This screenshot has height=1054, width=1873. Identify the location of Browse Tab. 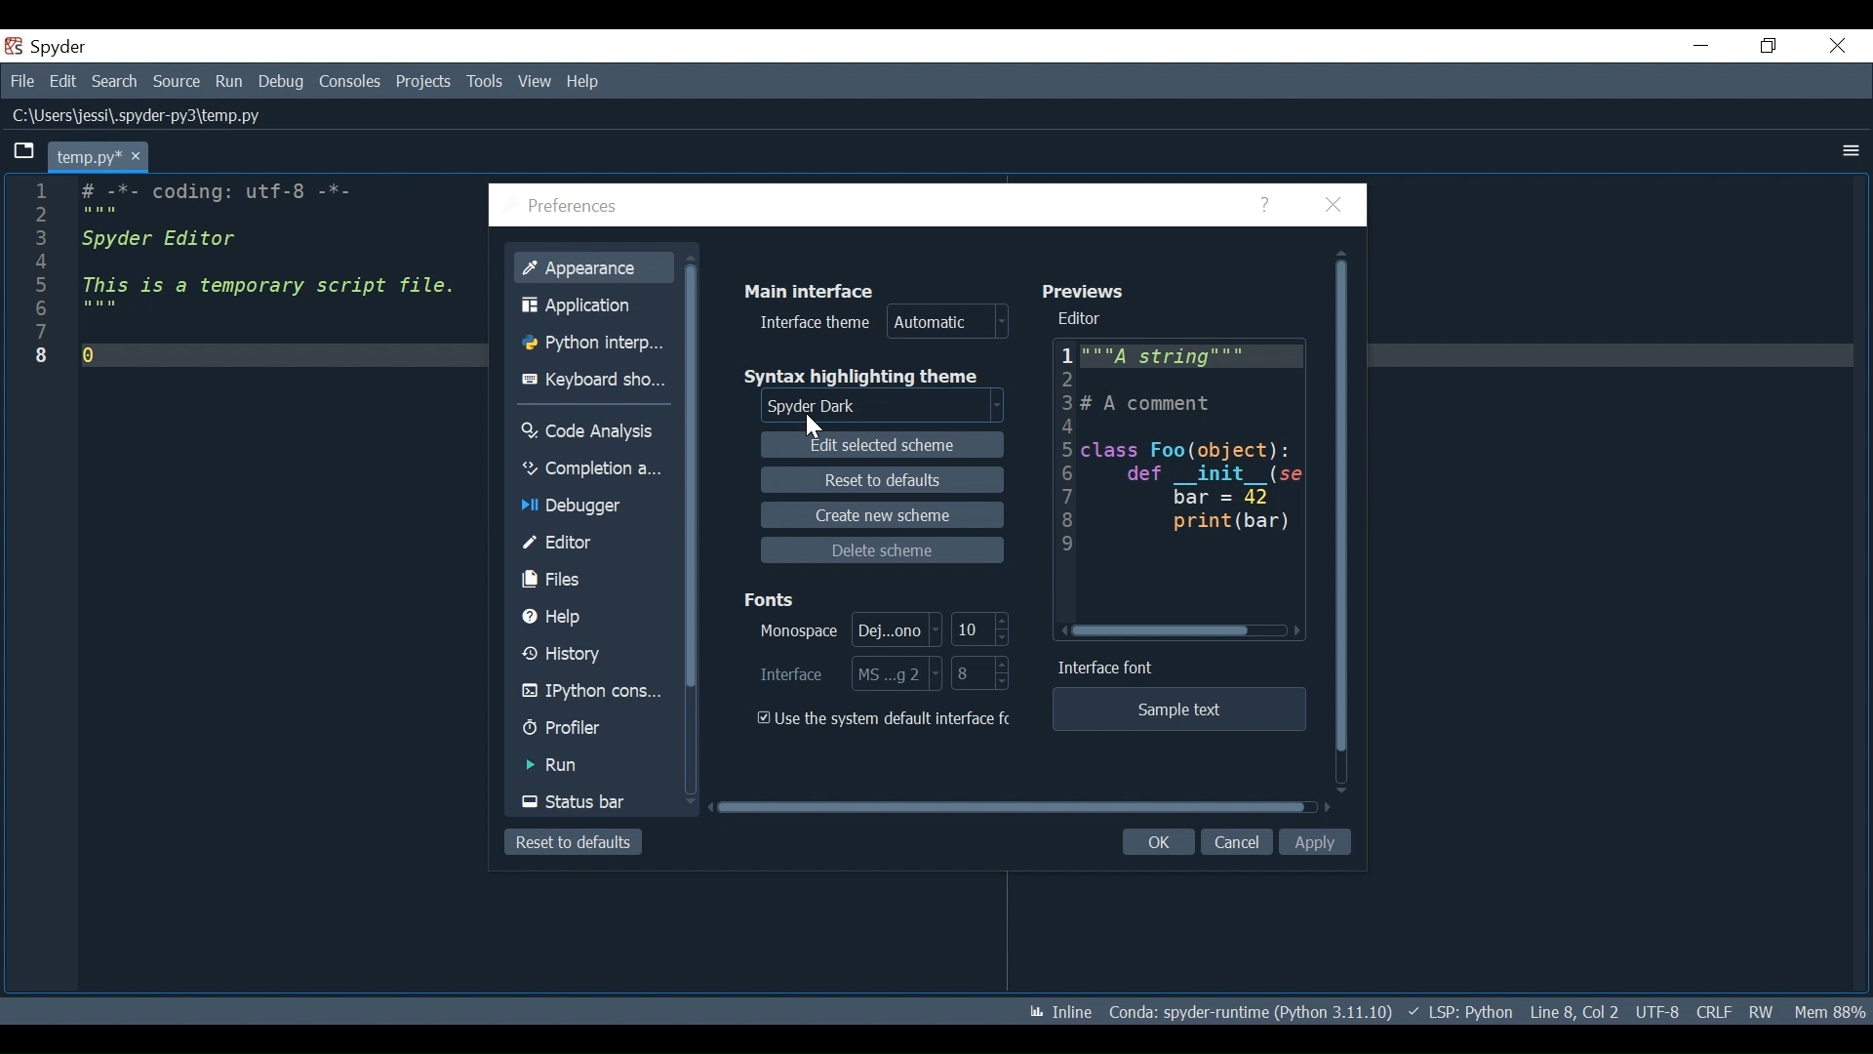
(22, 153).